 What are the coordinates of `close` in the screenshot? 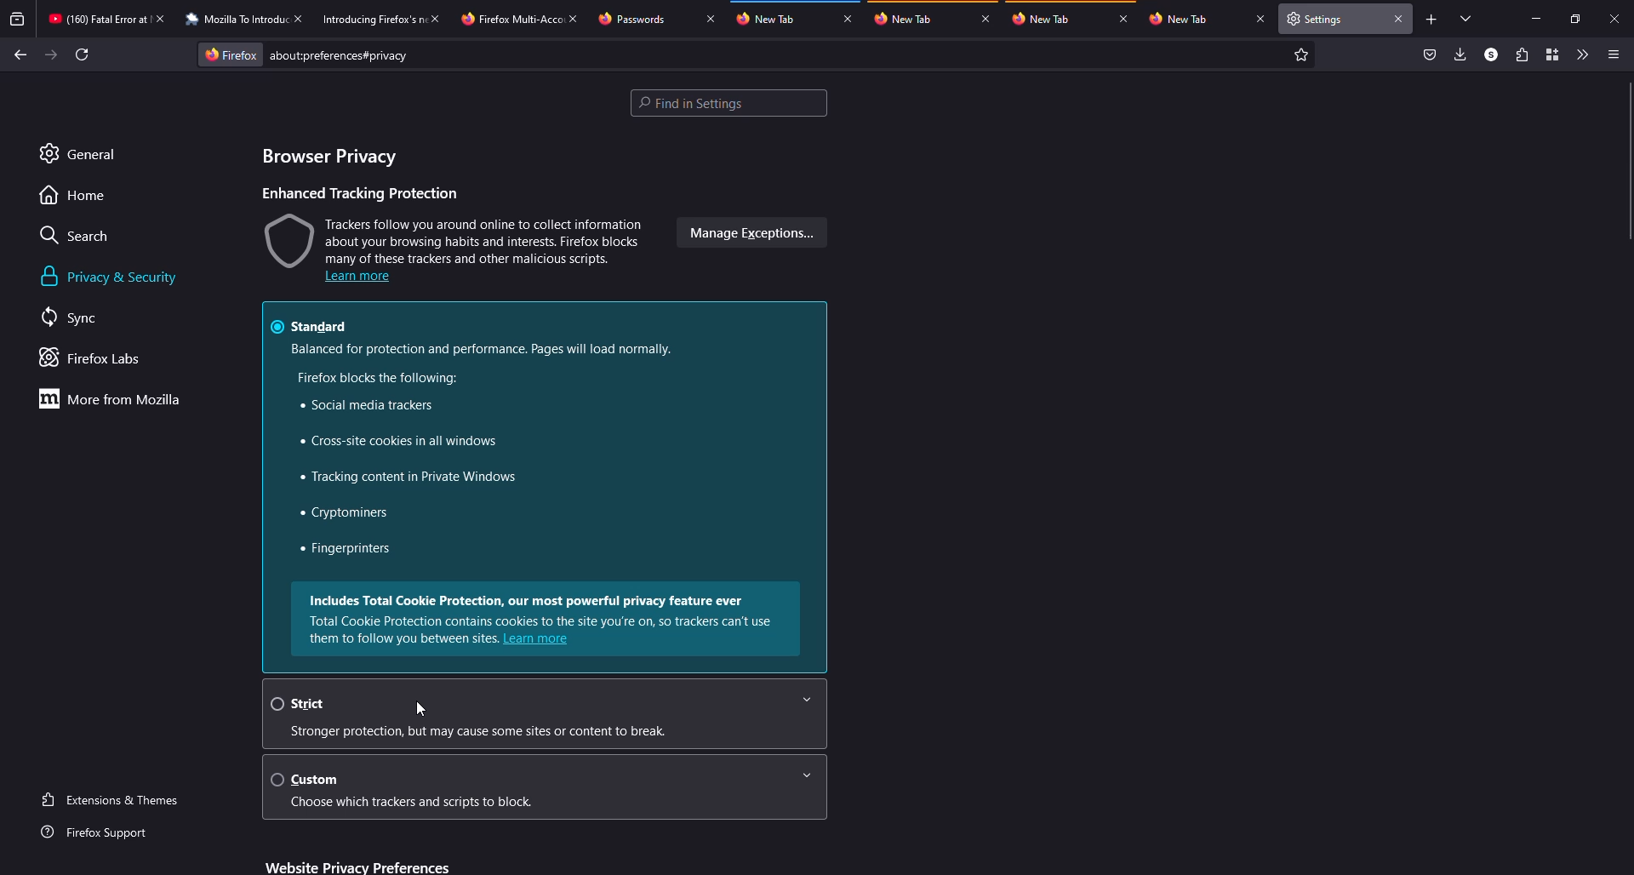 It's located at (440, 19).